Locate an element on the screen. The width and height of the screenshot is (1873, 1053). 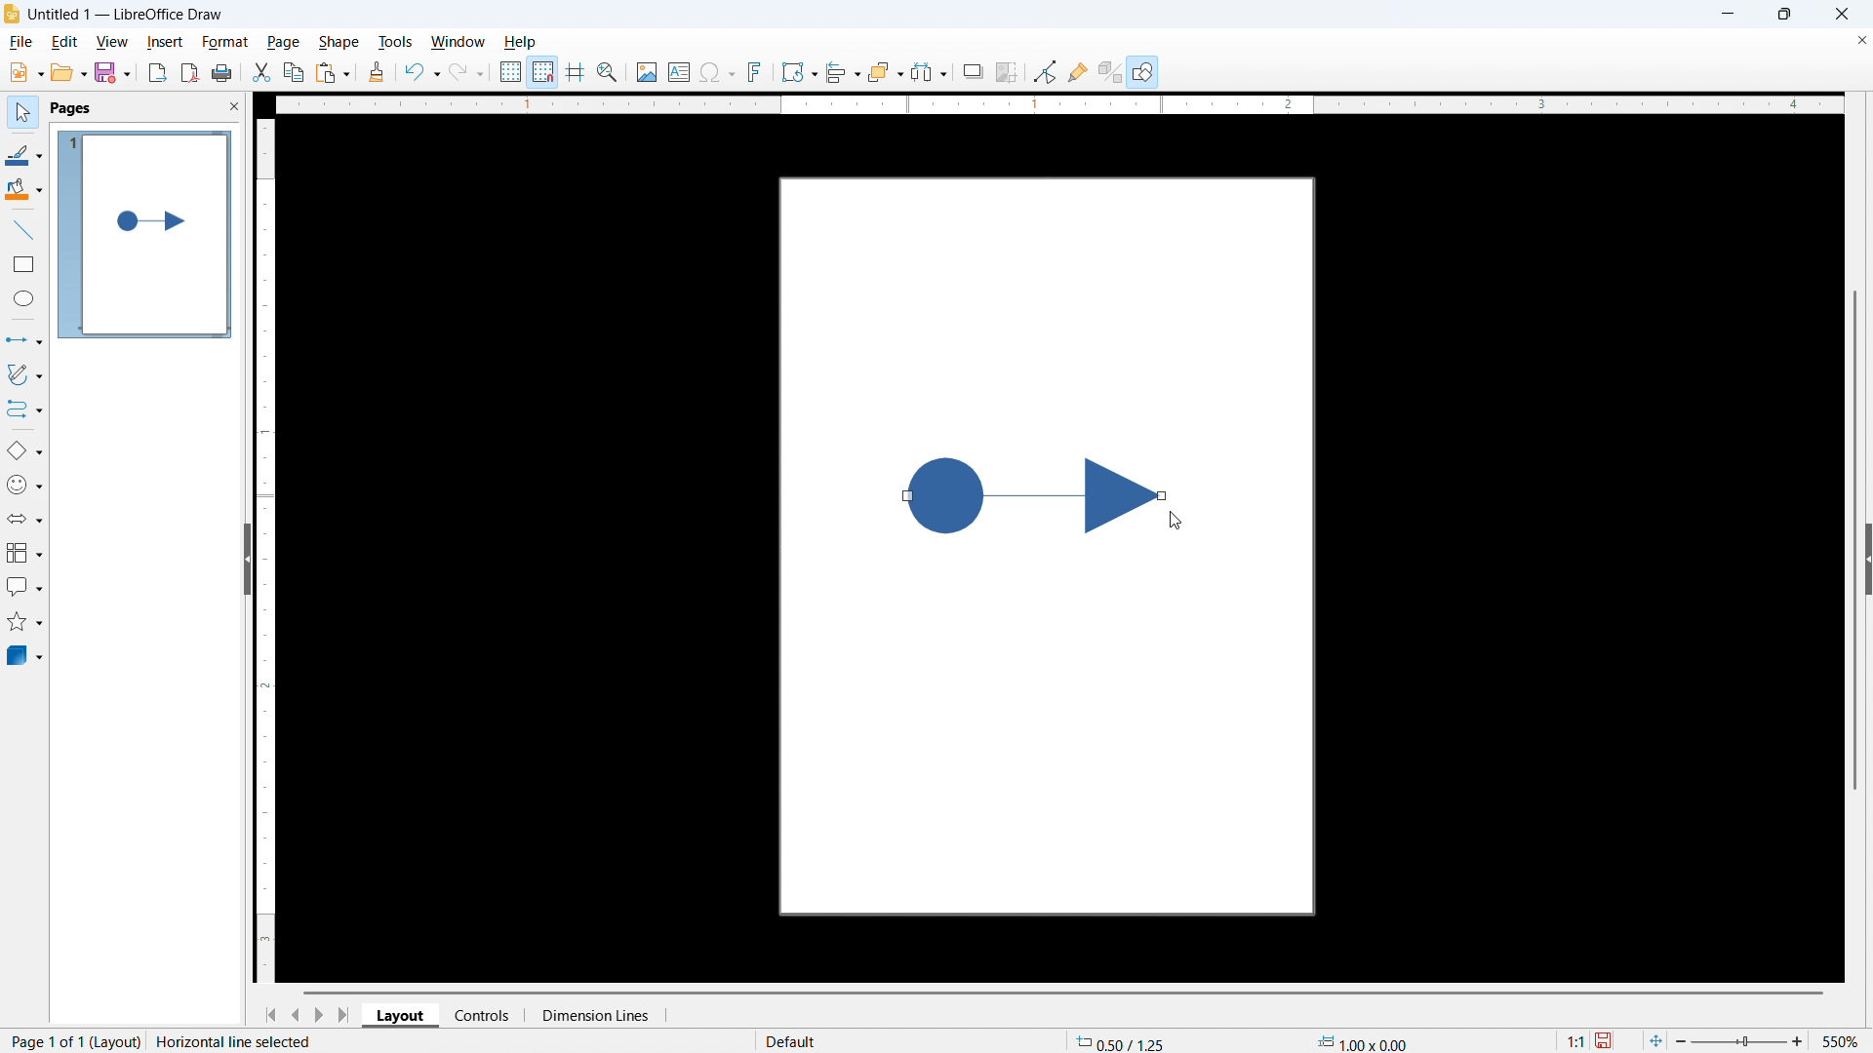
Basic shapes  is located at coordinates (24, 450).